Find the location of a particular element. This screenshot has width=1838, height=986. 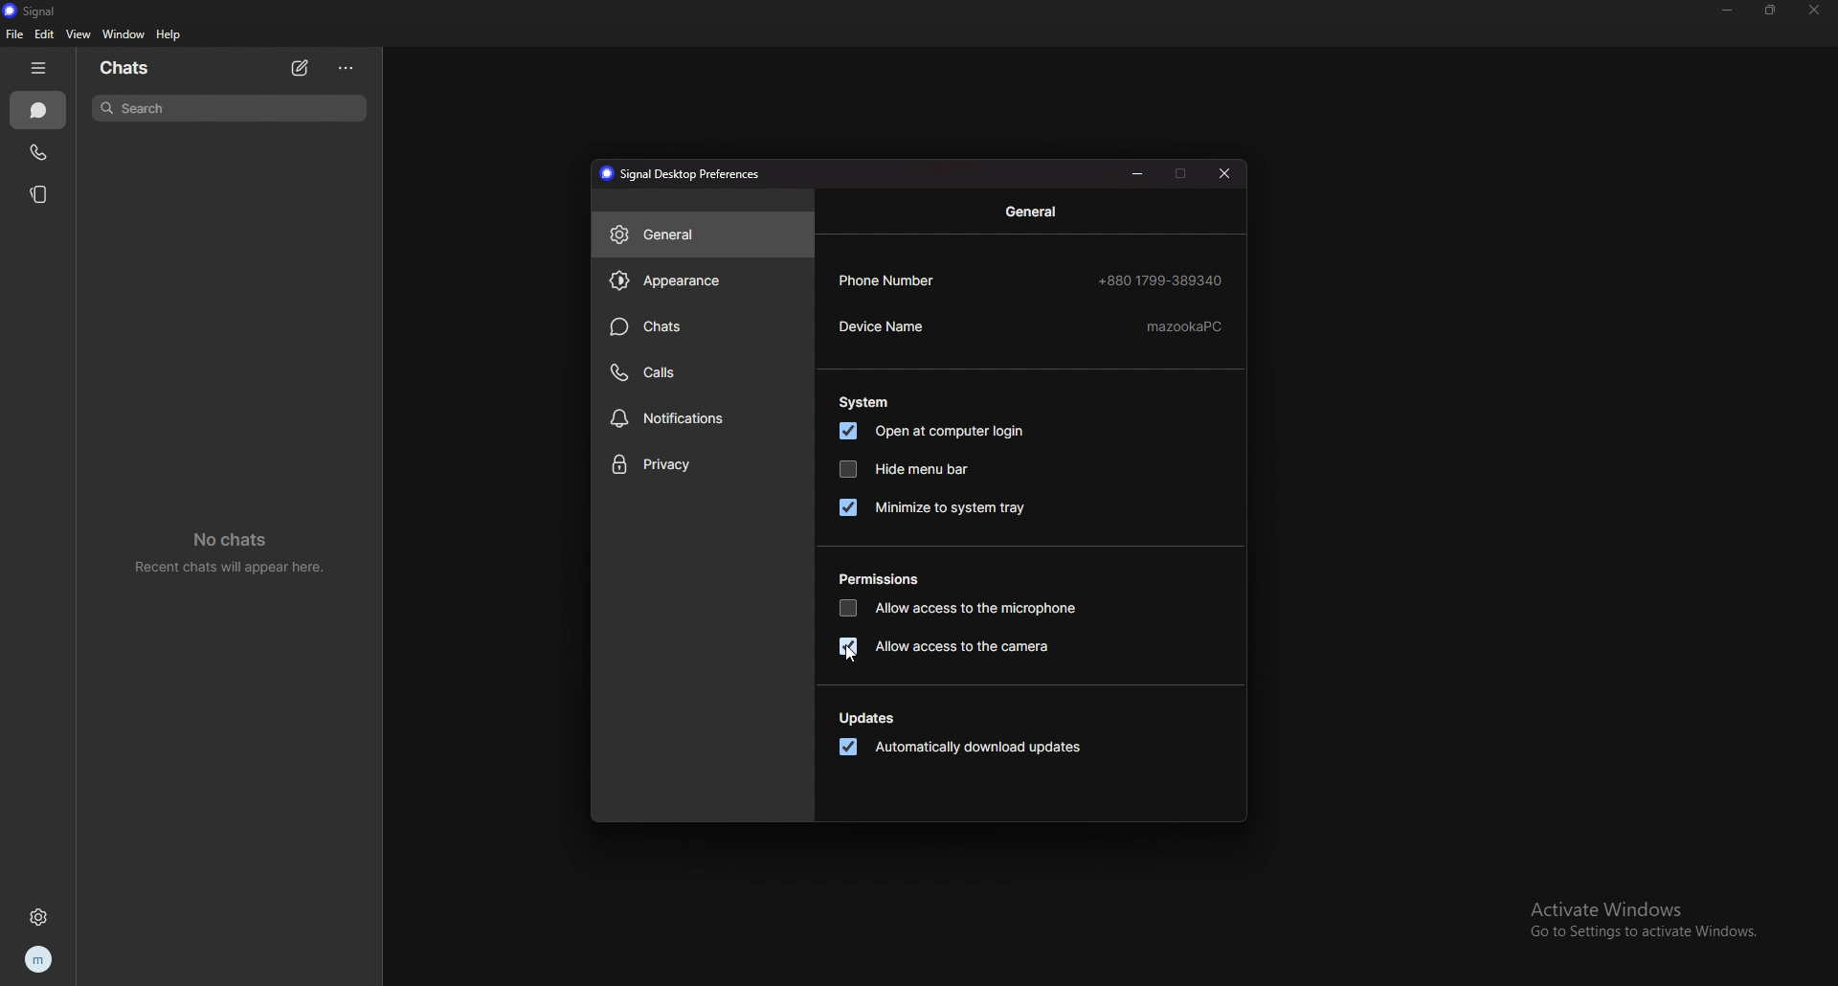

edit is located at coordinates (46, 34).